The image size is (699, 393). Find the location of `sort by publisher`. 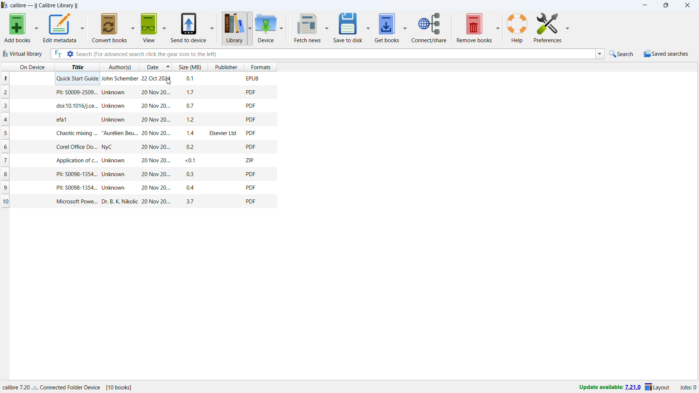

sort by publisher is located at coordinates (226, 67).